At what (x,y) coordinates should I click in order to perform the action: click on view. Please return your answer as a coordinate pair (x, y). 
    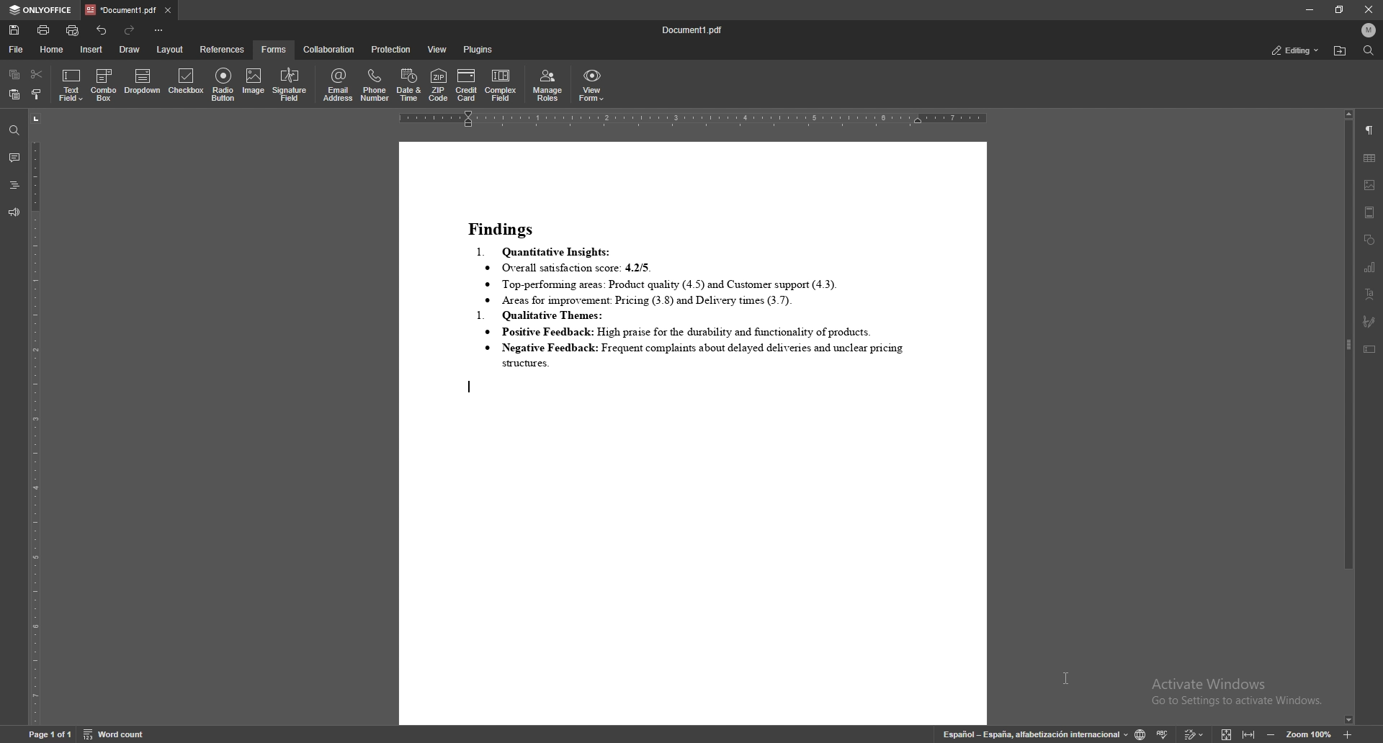
    Looking at the image, I should click on (437, 50).